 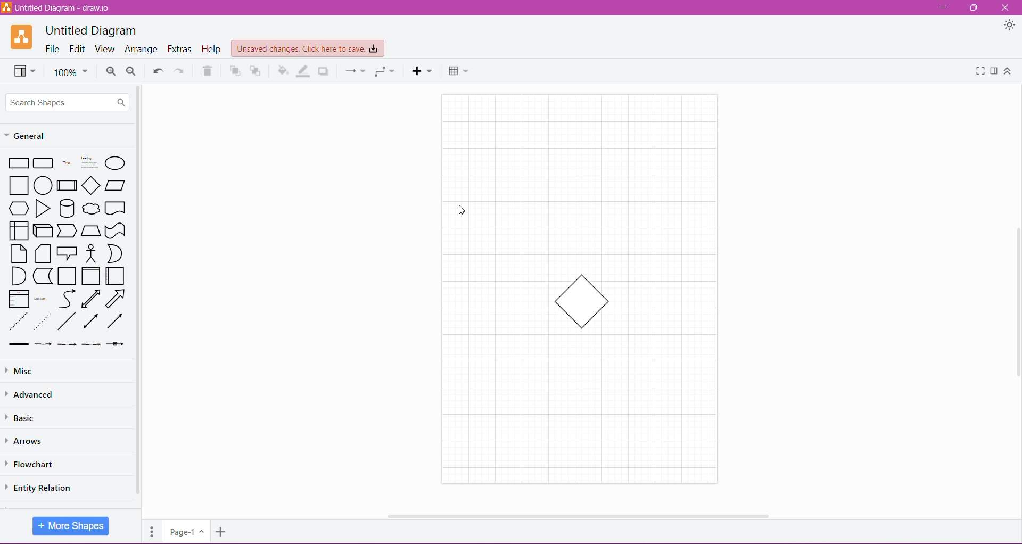 I want to click on Advanced, so click(x=34, y=394).